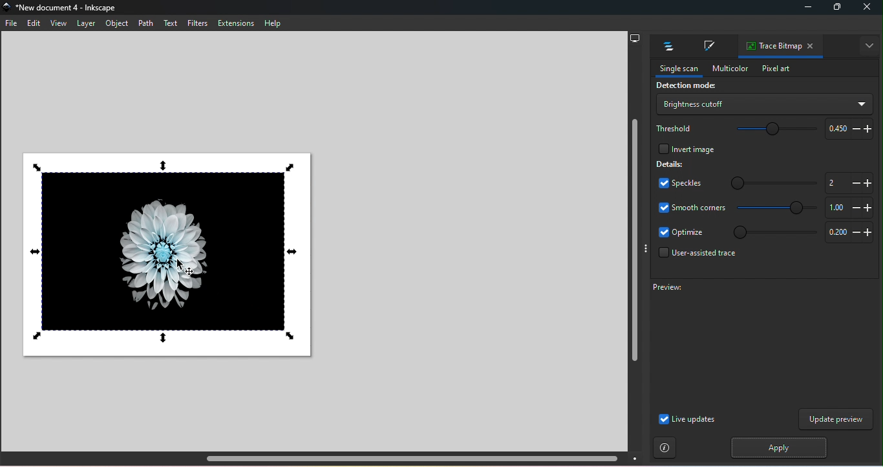  Describe the element at coordinates (846, 182) in the screenshot. I see `Increase or decrease slide bar` at that location.